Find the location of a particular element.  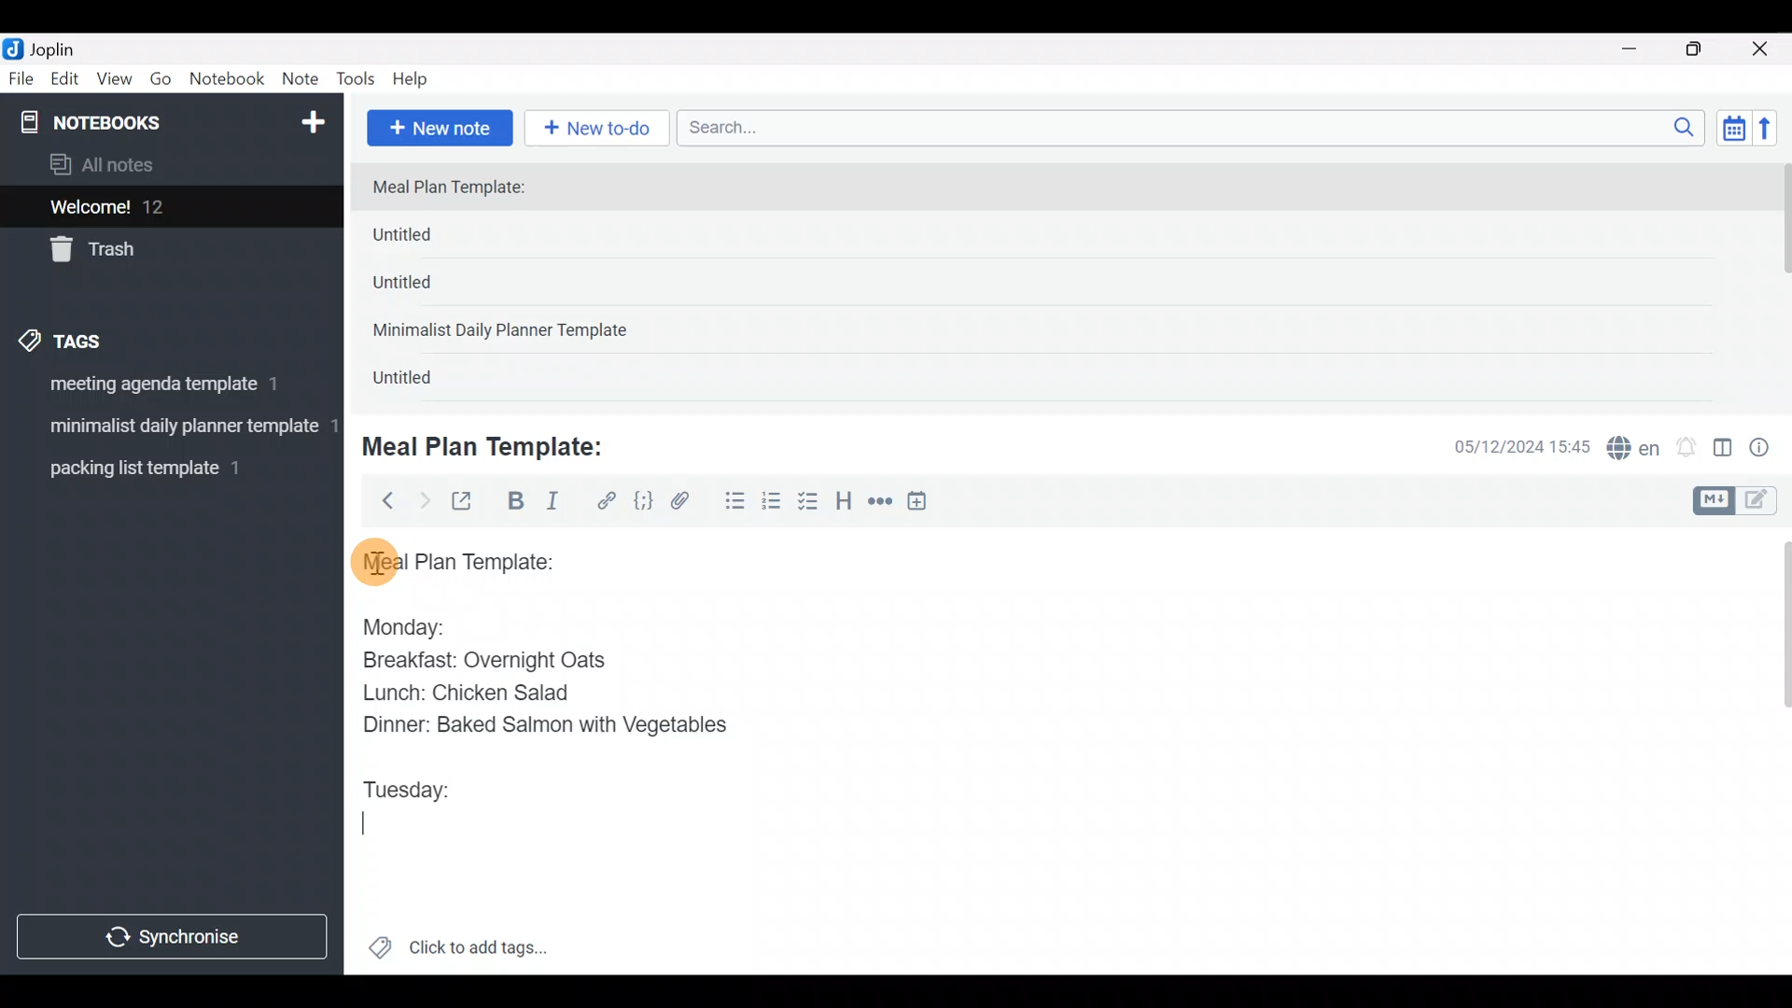

Forward is located at coordinates (424, 500).